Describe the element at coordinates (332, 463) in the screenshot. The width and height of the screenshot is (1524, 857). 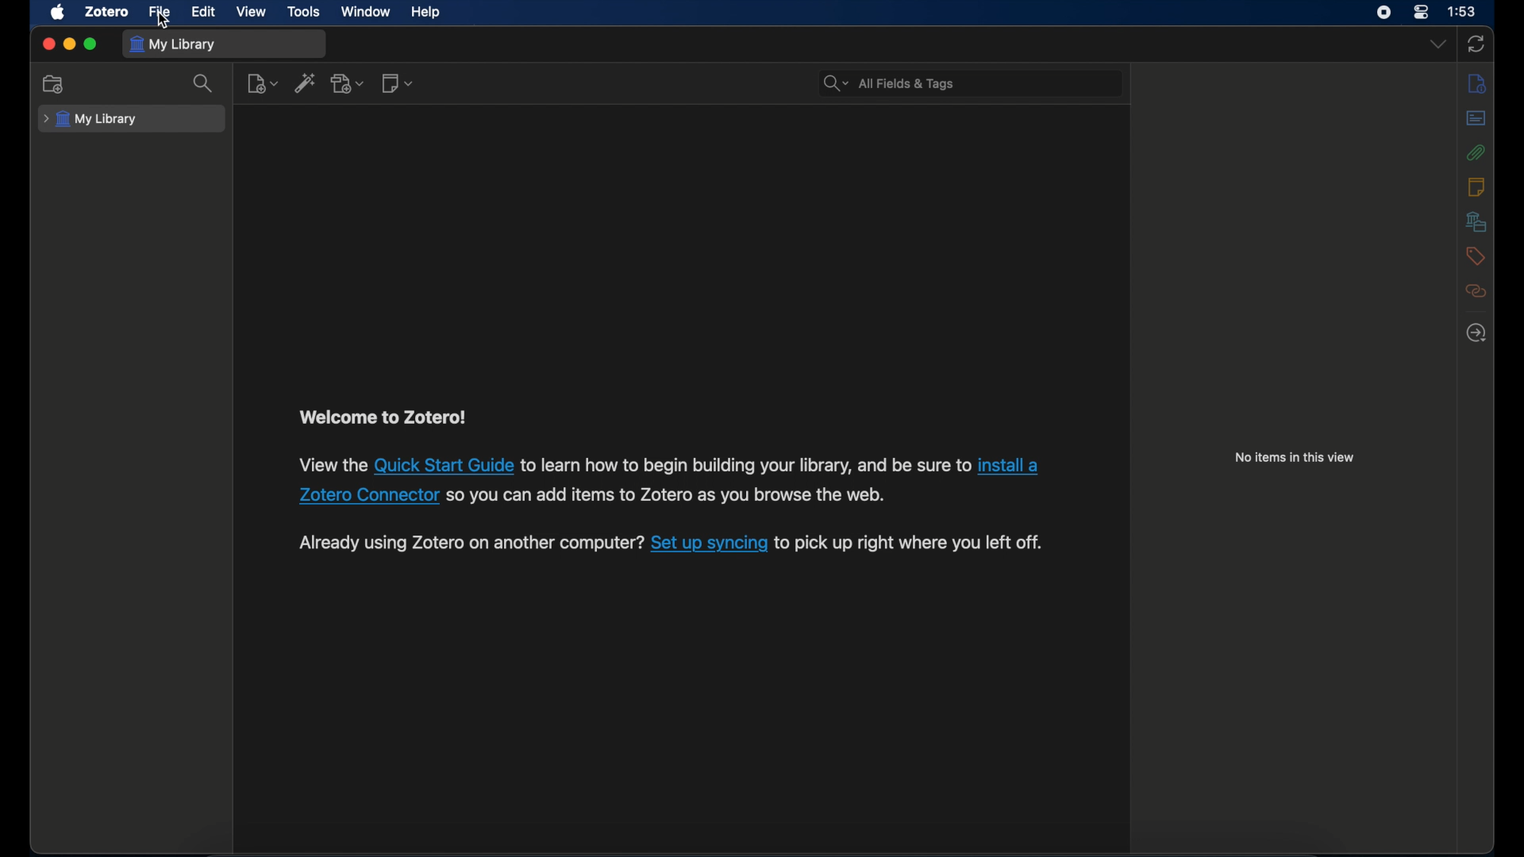
I see `View the` at that location.